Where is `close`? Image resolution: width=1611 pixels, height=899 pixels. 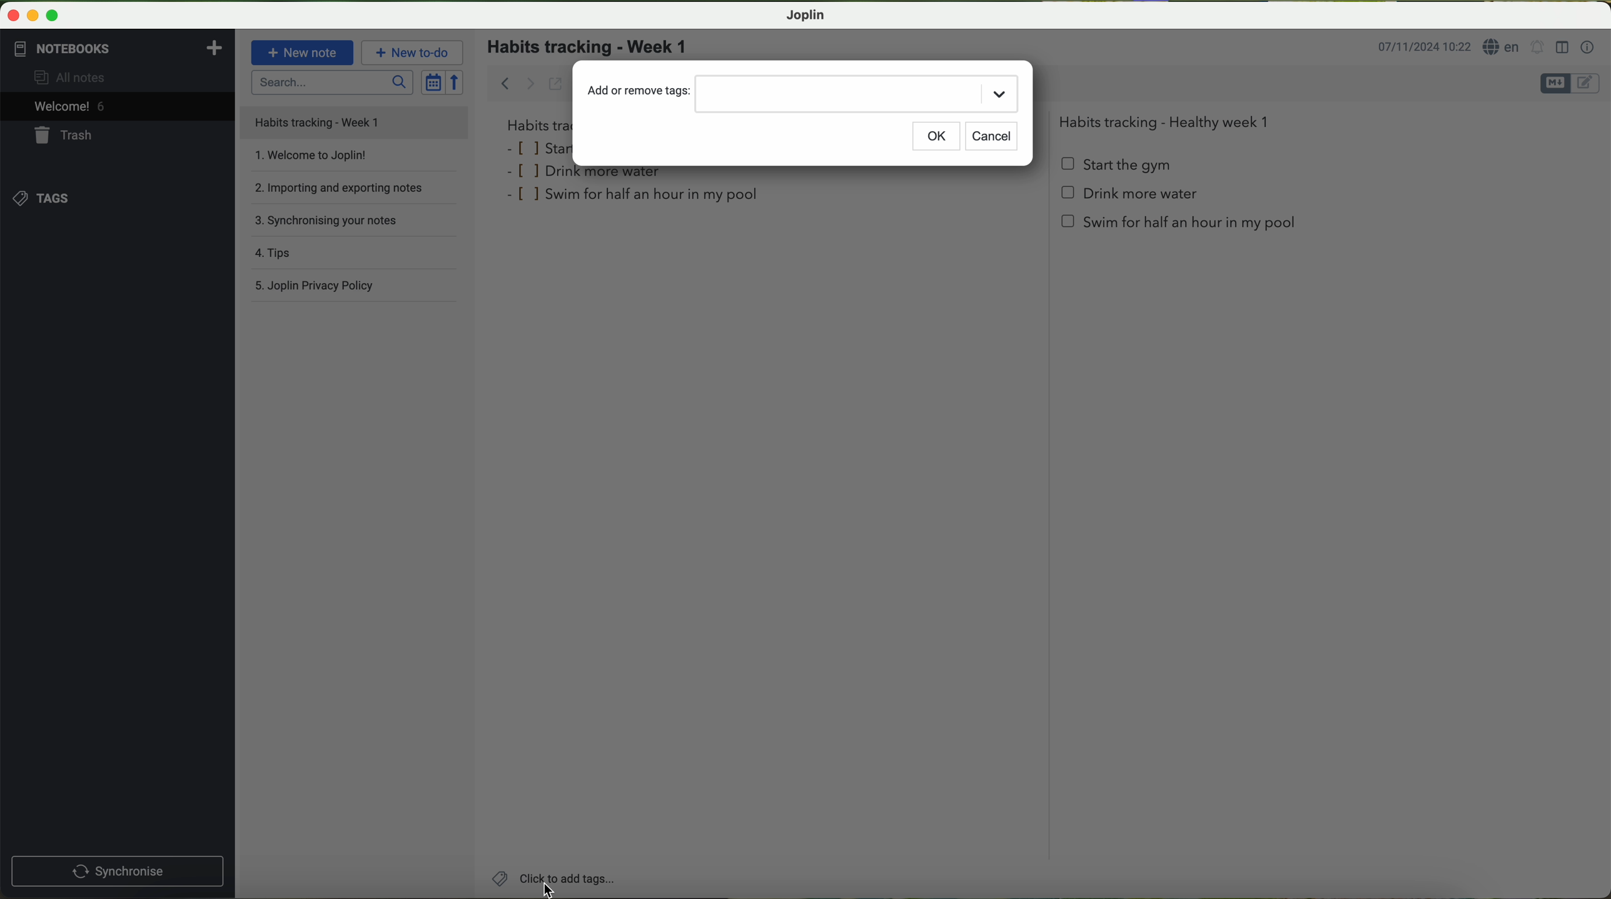 close is located at coordinates (10, 13).